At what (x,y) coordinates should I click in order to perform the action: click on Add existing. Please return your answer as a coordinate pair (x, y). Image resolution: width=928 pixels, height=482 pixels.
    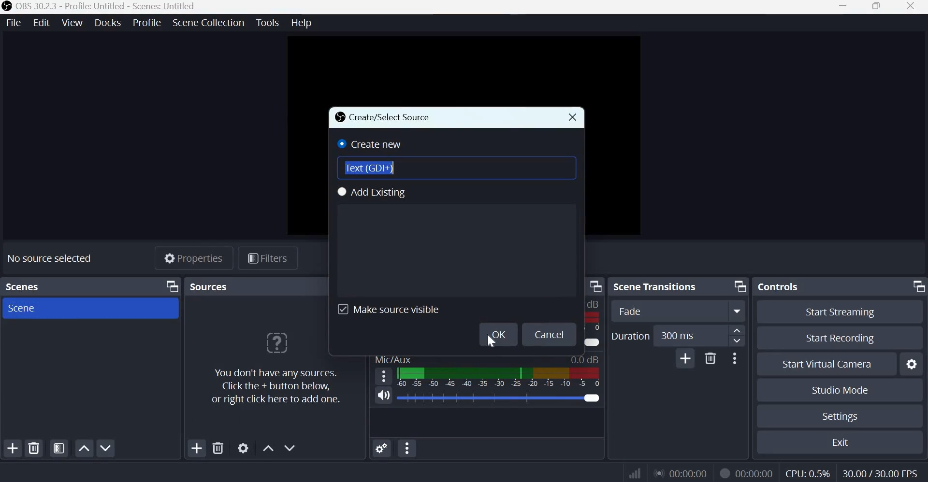
    Looking at the image, I should click on (373, 192).